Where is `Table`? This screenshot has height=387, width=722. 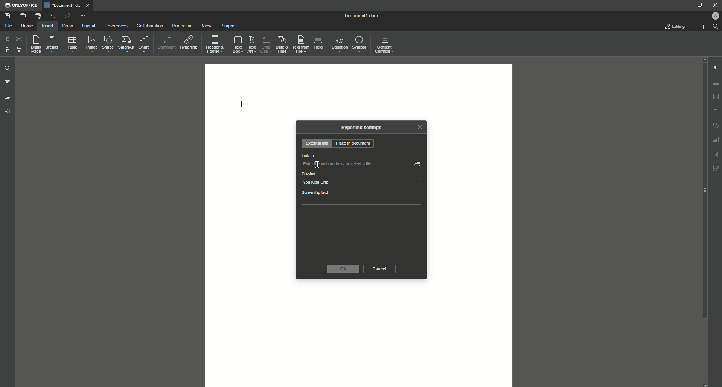 Table is located at coordinates (73, 44).